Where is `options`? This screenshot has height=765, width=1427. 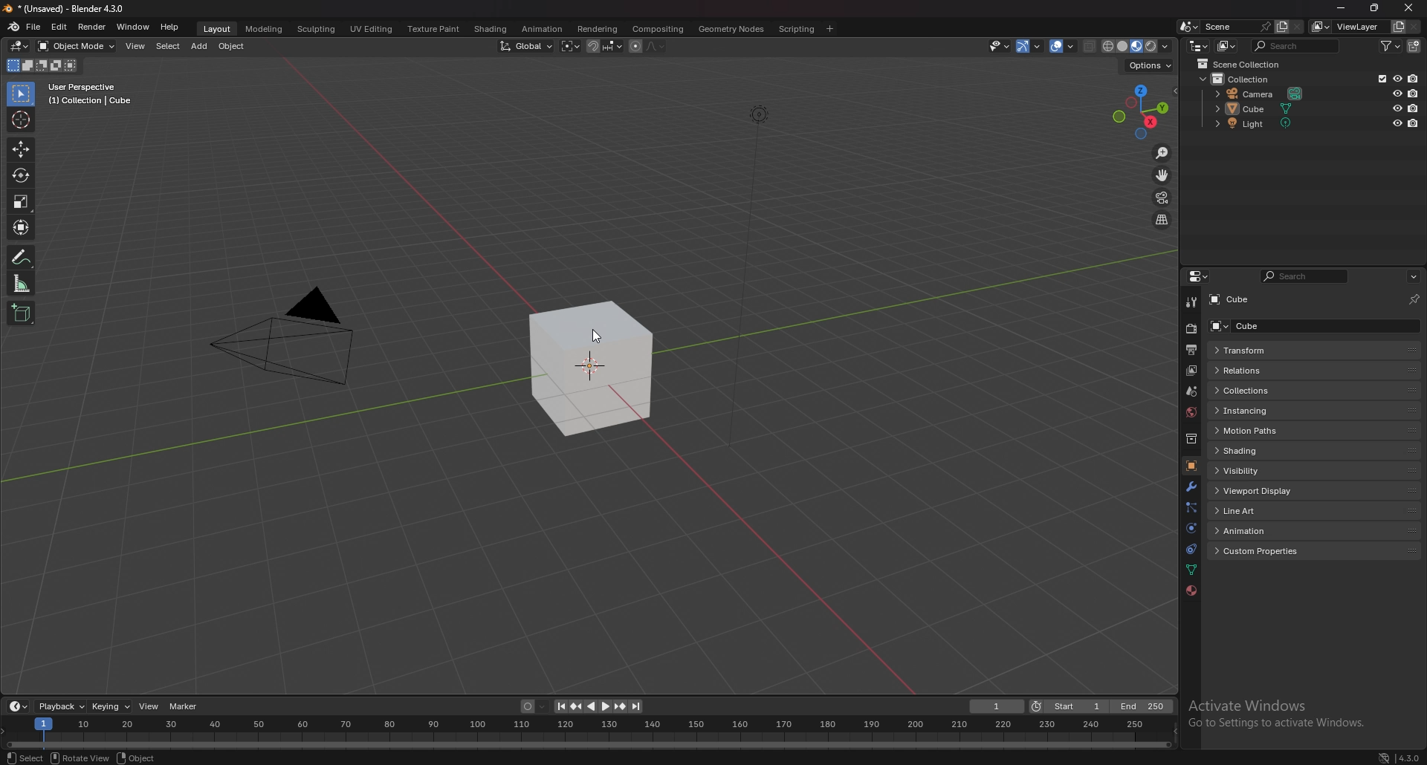
options is located at coordinates (1152, 67).